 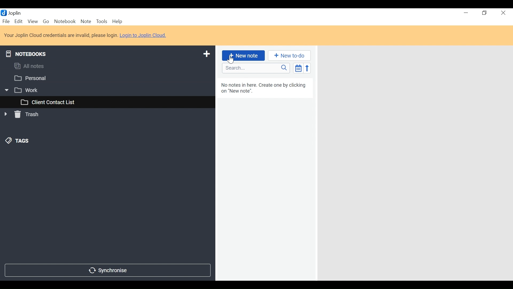 I want to click on Close, so click(x=504, y=13).